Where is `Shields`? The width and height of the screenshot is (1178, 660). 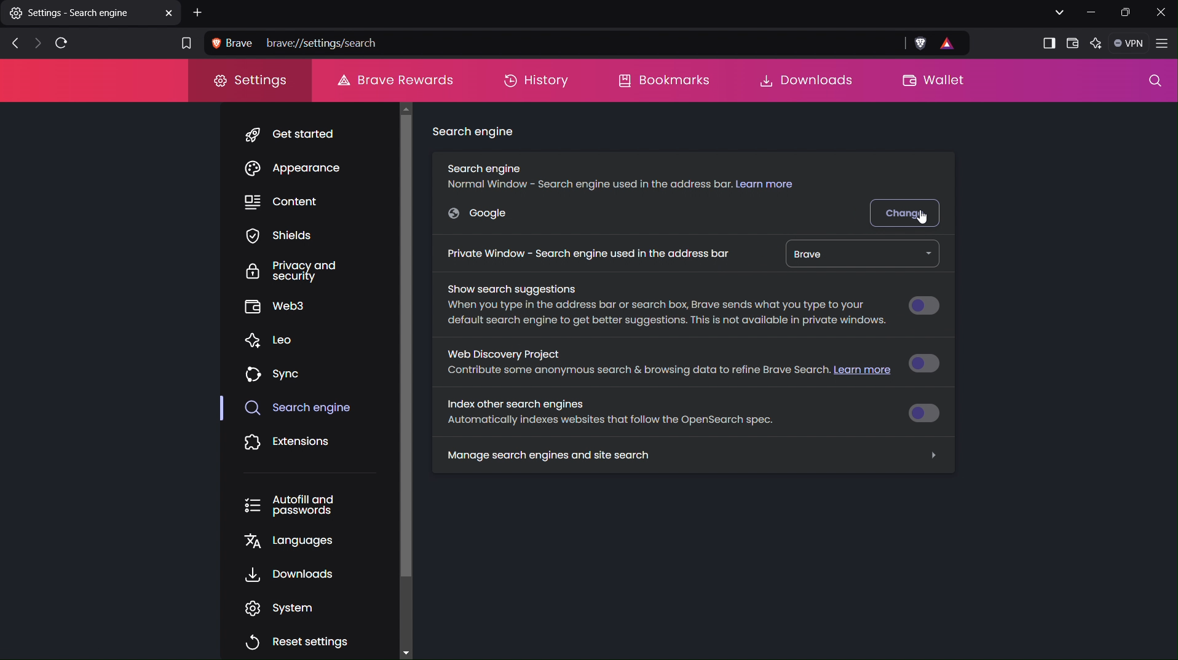
Shields is located at coordinates (279, 238).